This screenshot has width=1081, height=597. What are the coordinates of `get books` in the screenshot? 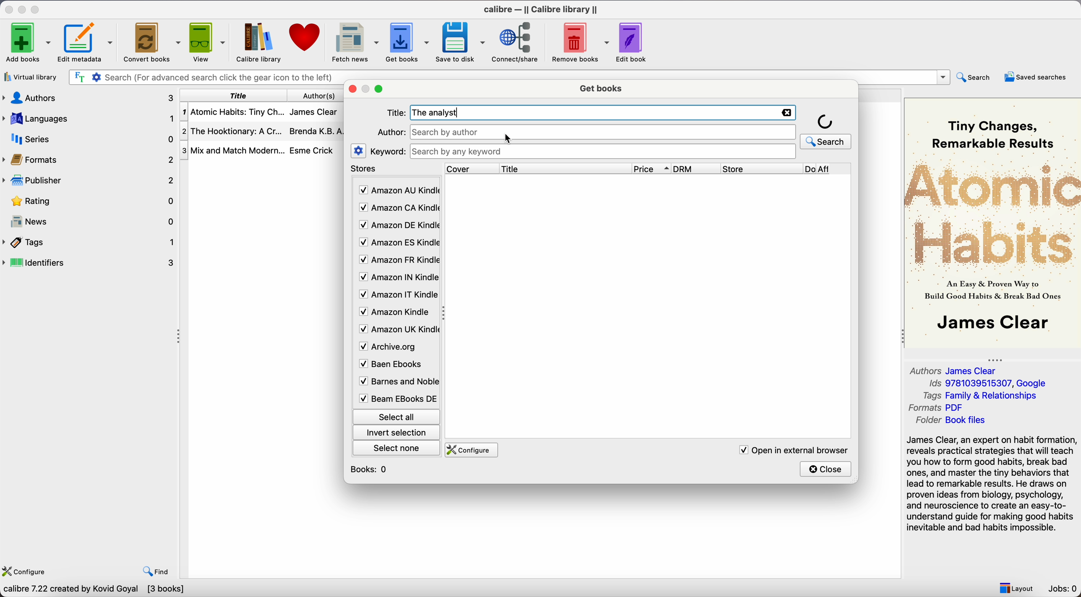 It's located at (601, 89).